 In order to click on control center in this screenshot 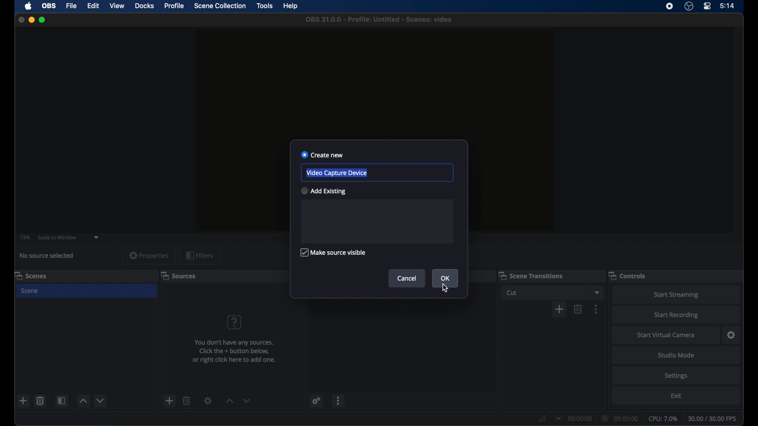, I will do `click(707, 6)`.